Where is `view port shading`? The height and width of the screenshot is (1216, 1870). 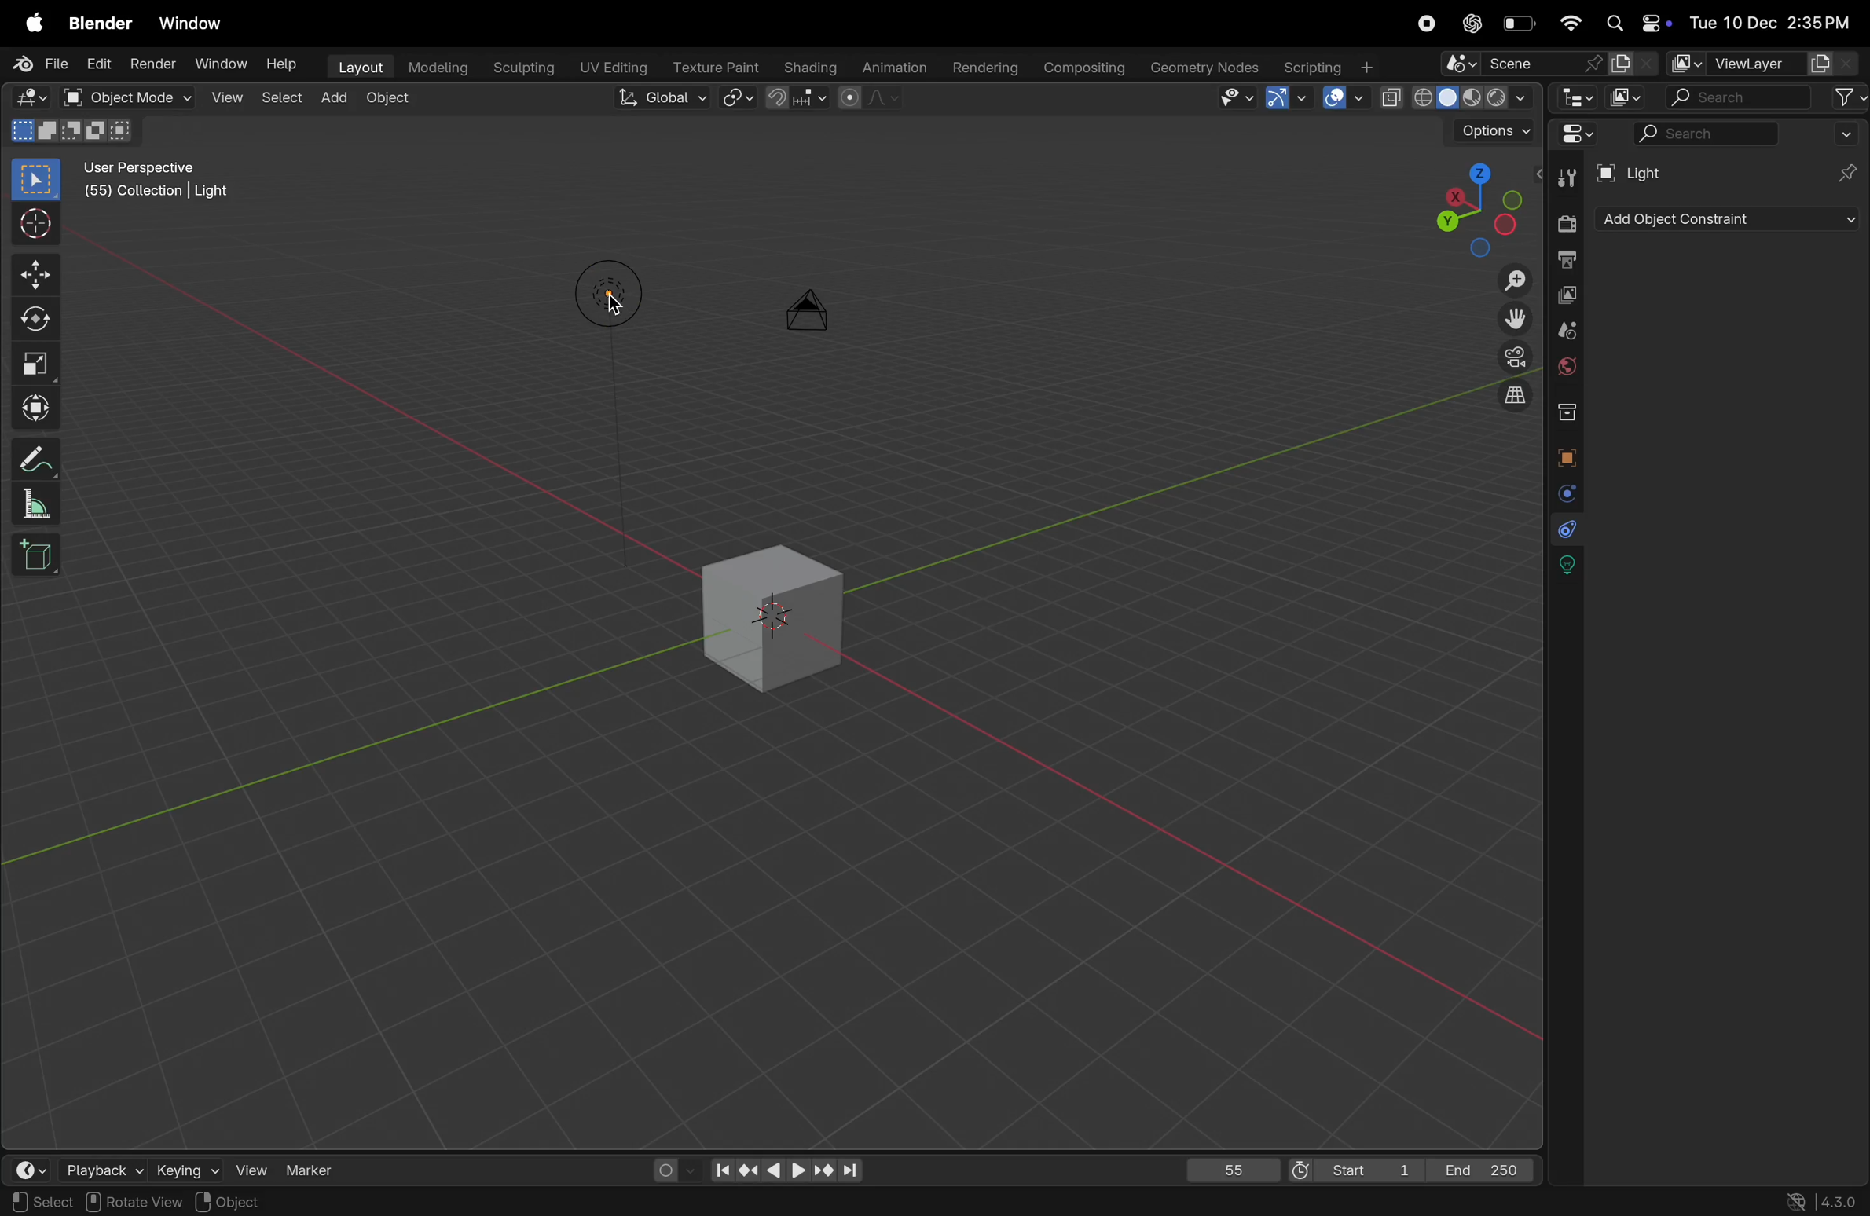
view port shading is located at coordinates (1462, 99).